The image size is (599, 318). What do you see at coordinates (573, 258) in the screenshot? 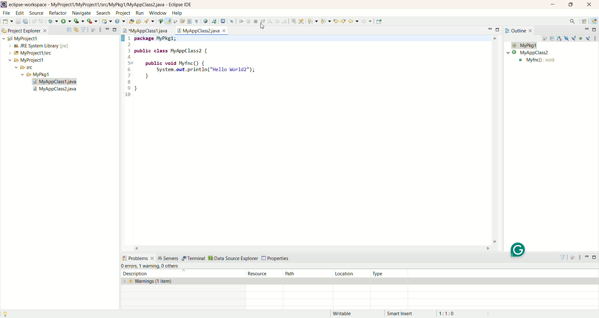
I see `focus on active task` at bounding box center [573, 258].